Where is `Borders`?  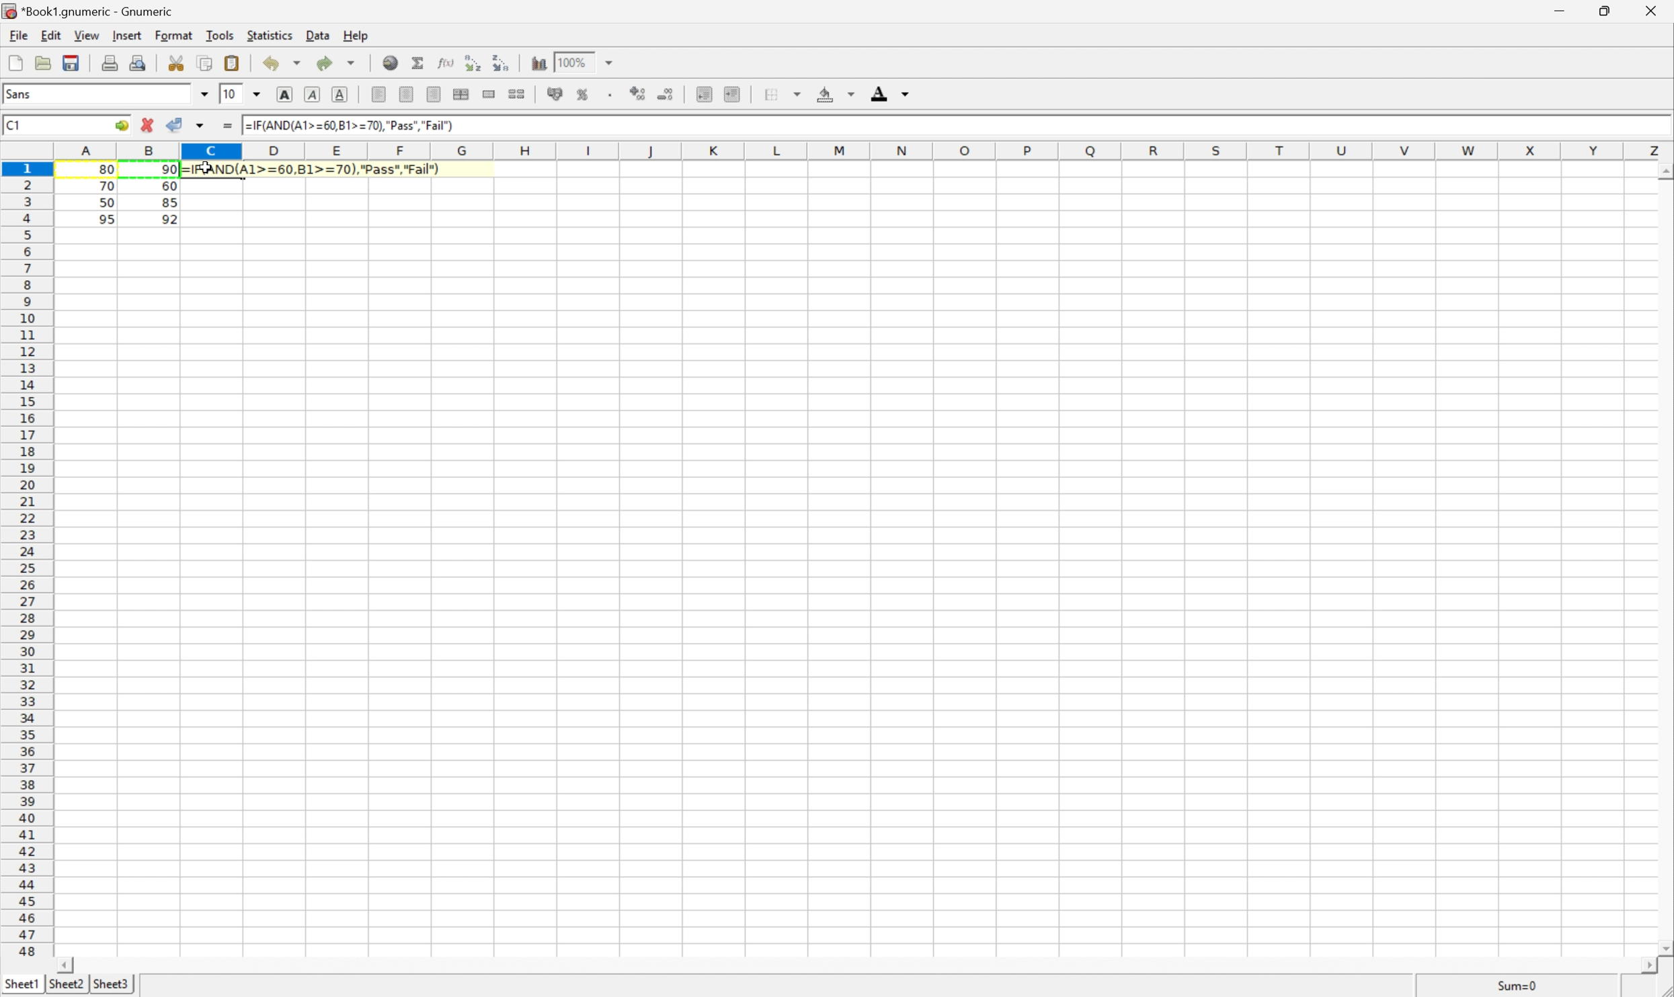
Borders is located at coordinates (782, 91).